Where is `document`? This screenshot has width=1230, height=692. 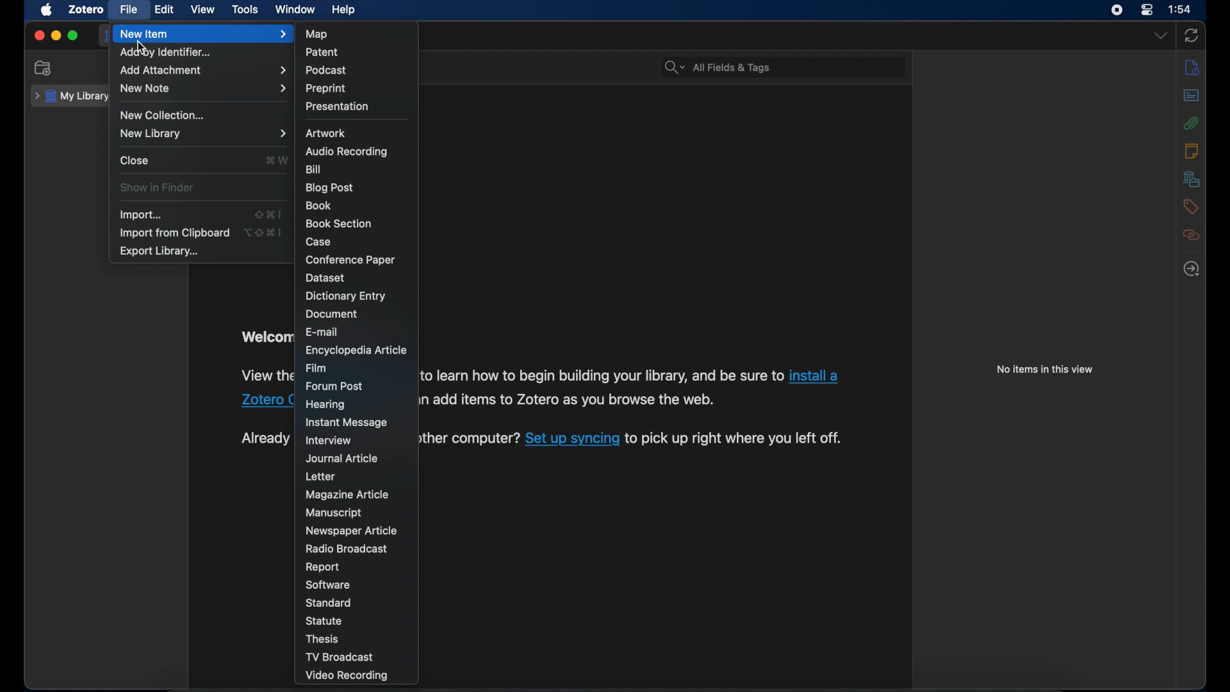 document is located at coordinates (331, 315).